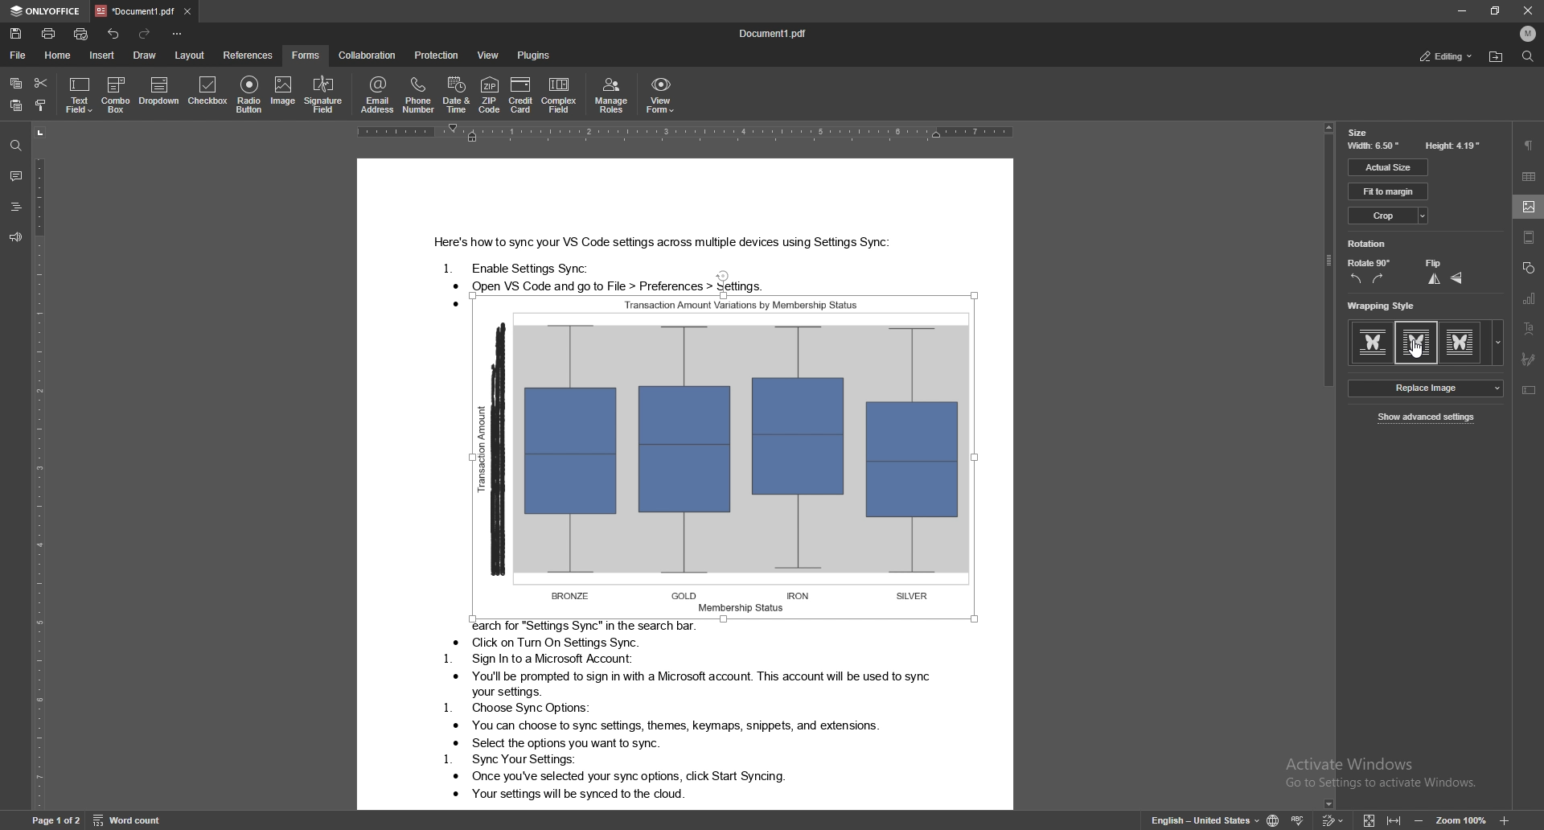  What do you see at coordinates (1382, 280) in the screenshot?
I see `rotate` at bounding box center [1382, 280].